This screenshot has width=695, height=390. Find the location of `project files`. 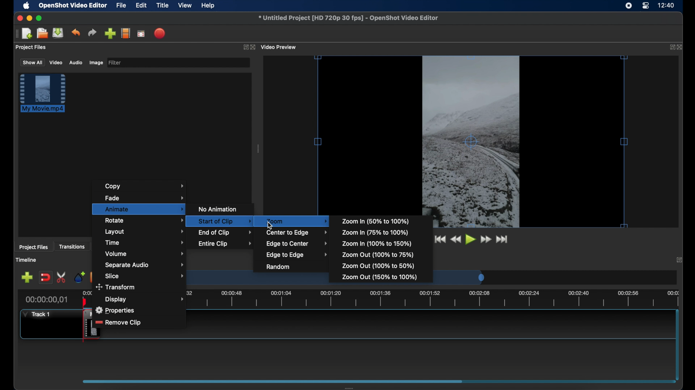

project files is located at coordinates (31, 47).